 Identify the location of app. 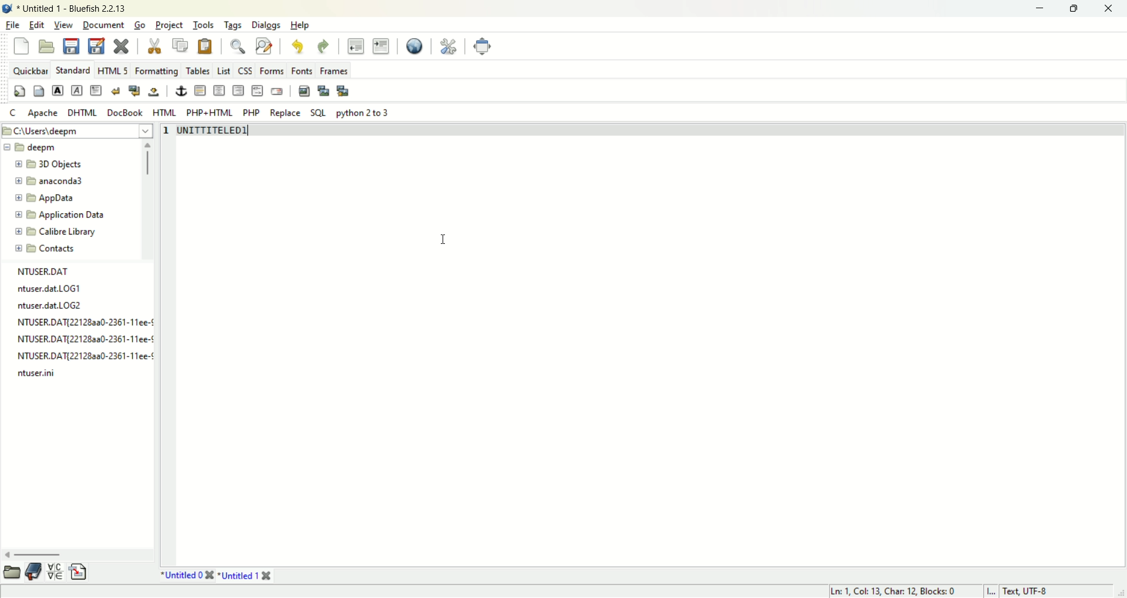
(46, 198).